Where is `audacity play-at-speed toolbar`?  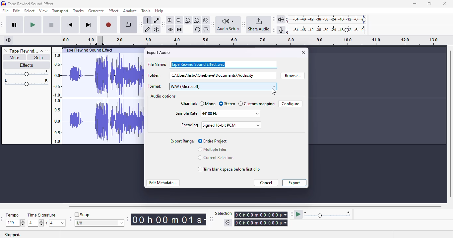
audacity play-at-speed toolbar is located at coordinates (322, 213).